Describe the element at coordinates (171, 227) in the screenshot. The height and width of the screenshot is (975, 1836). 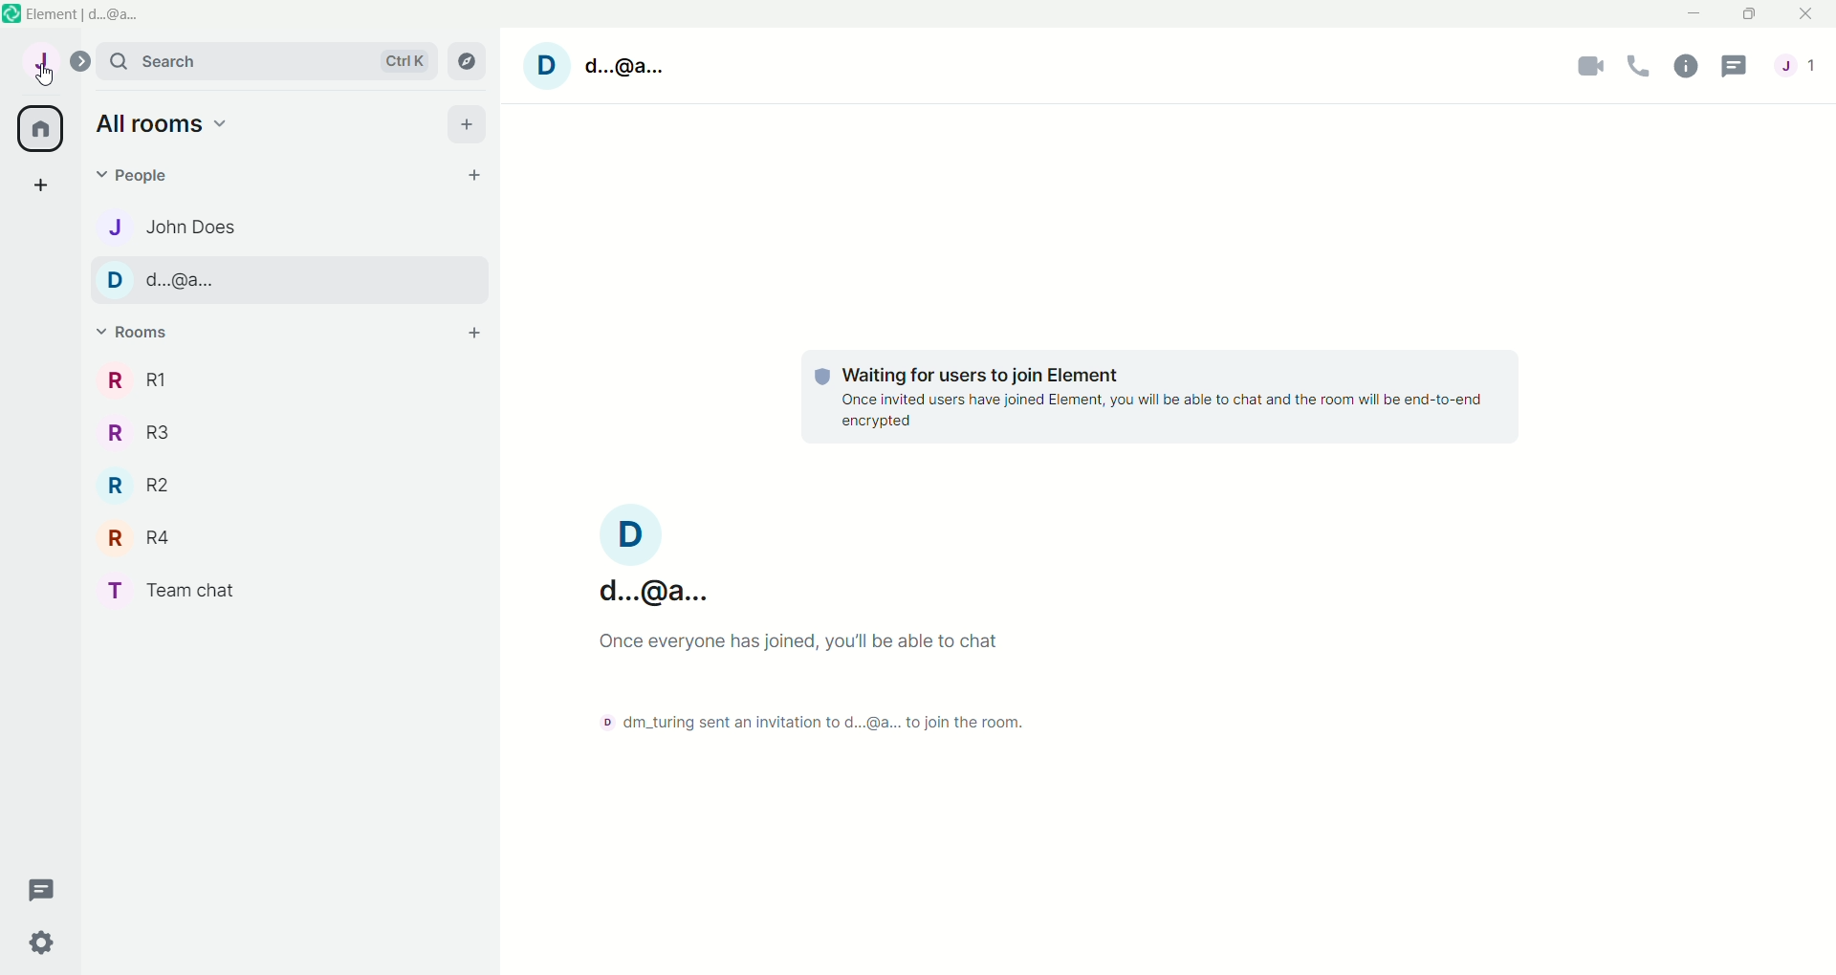
I see `J John Does` at that location.